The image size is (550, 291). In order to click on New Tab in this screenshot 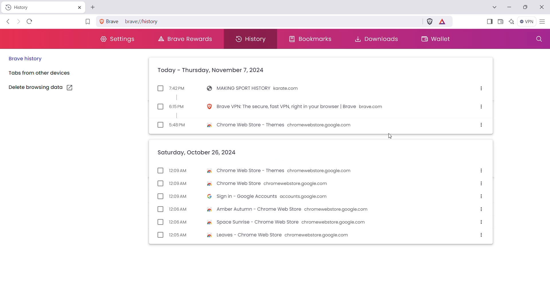, I will do `click(94, 7)`.